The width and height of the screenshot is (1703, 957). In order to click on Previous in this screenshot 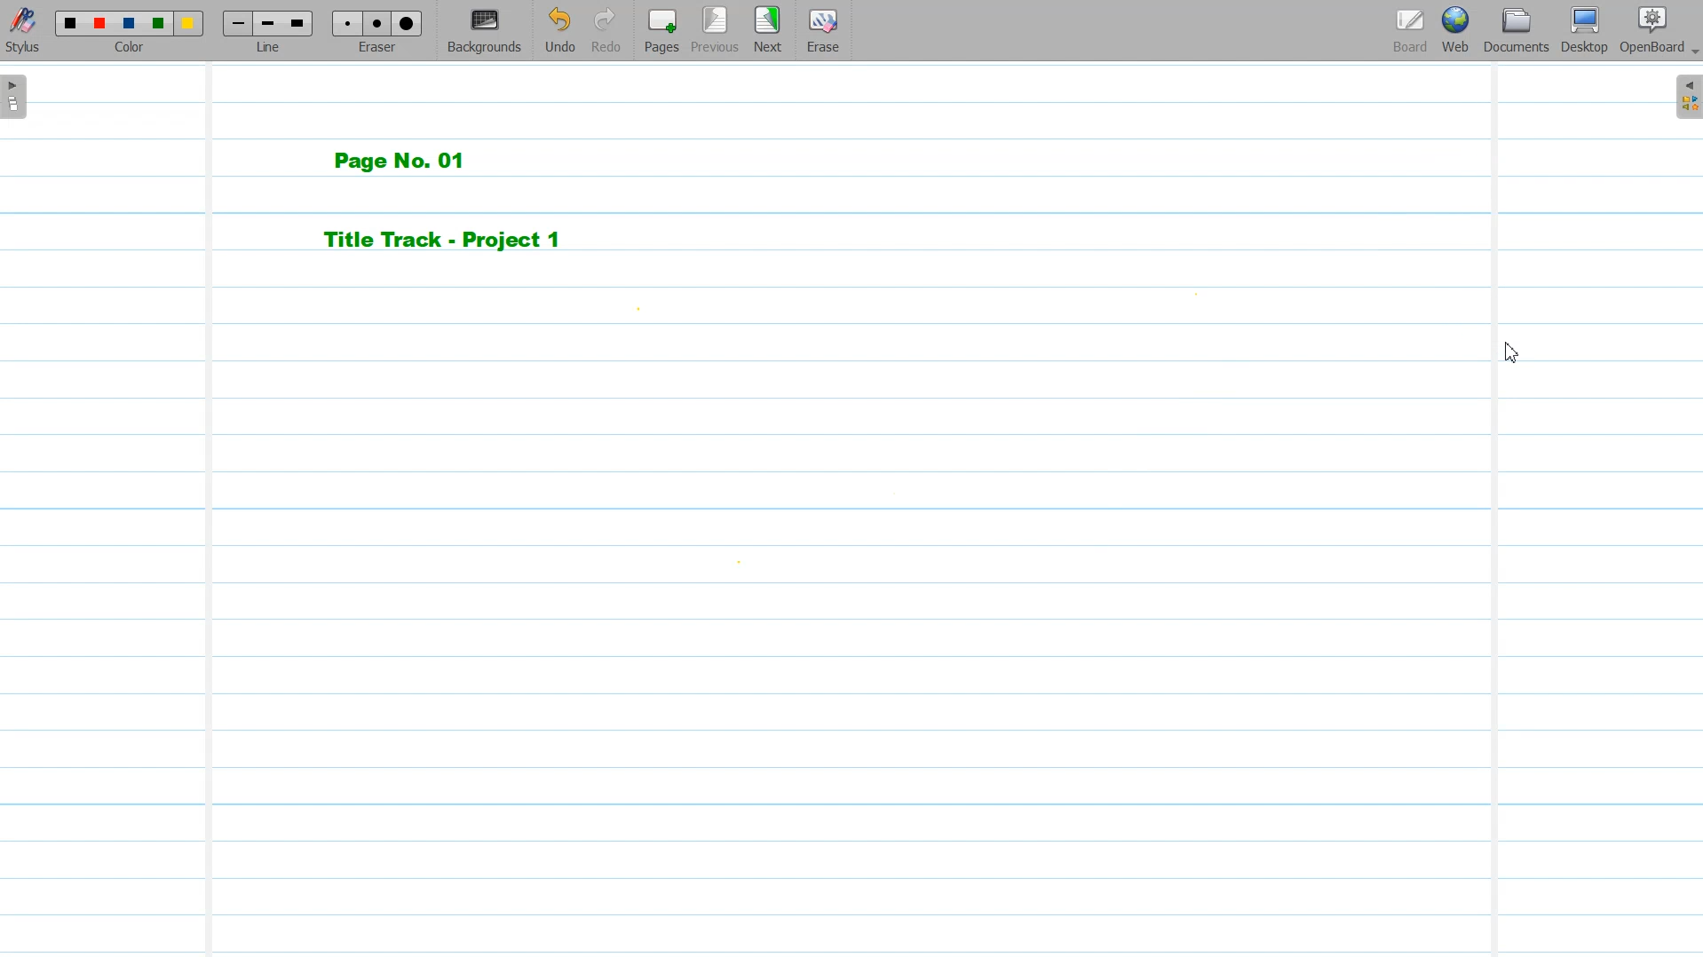, I will do `click(716, 30)`.